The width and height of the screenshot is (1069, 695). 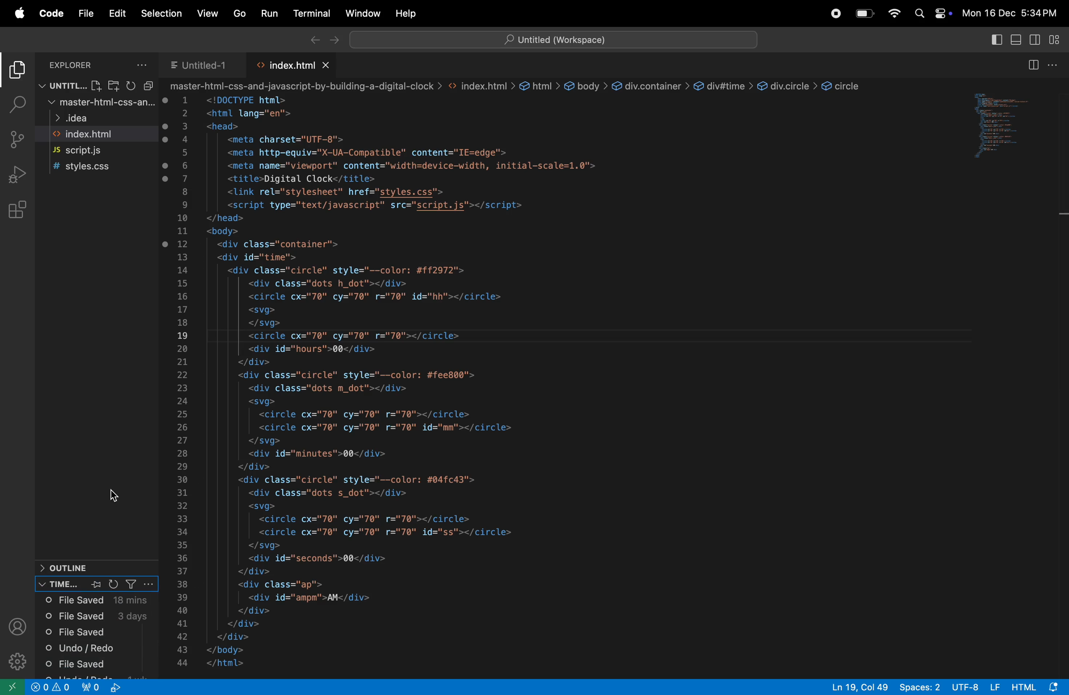 What do you see at coordinates (17, 177) in the screenshot?
I see `run debug` at bounding box center [17, 177].